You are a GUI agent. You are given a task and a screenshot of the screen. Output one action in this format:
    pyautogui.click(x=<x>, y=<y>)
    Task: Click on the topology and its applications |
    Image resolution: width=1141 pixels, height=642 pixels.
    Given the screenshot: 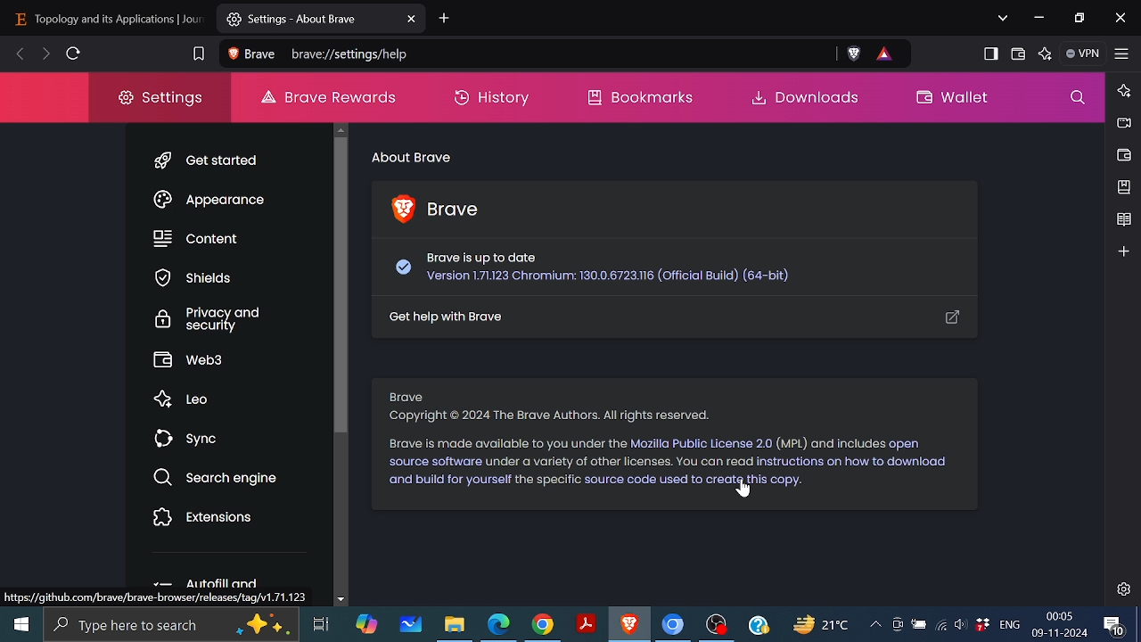 What is the action you would take?
    pyautogui.click(x=101, y=20)
    